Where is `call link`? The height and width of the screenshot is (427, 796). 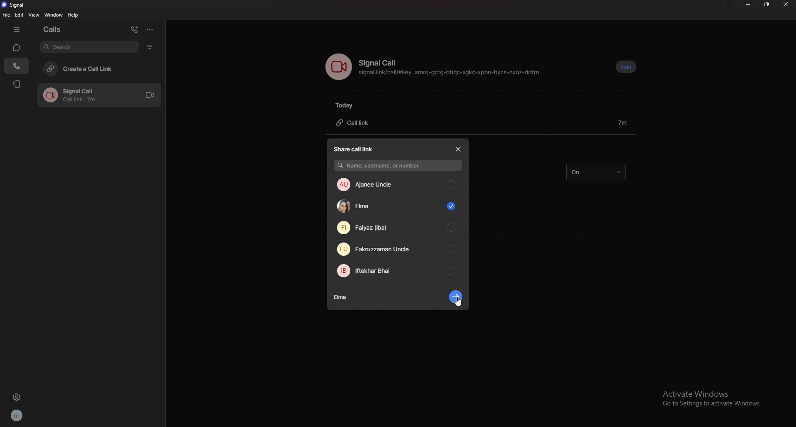 call link is located at coordinates (357, 124).